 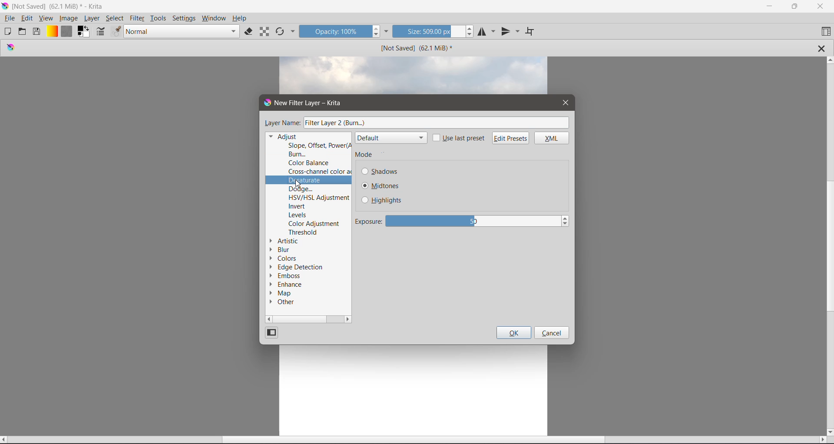 I want to click on Vertical Scroll Tab, so click(x=829, y=245).